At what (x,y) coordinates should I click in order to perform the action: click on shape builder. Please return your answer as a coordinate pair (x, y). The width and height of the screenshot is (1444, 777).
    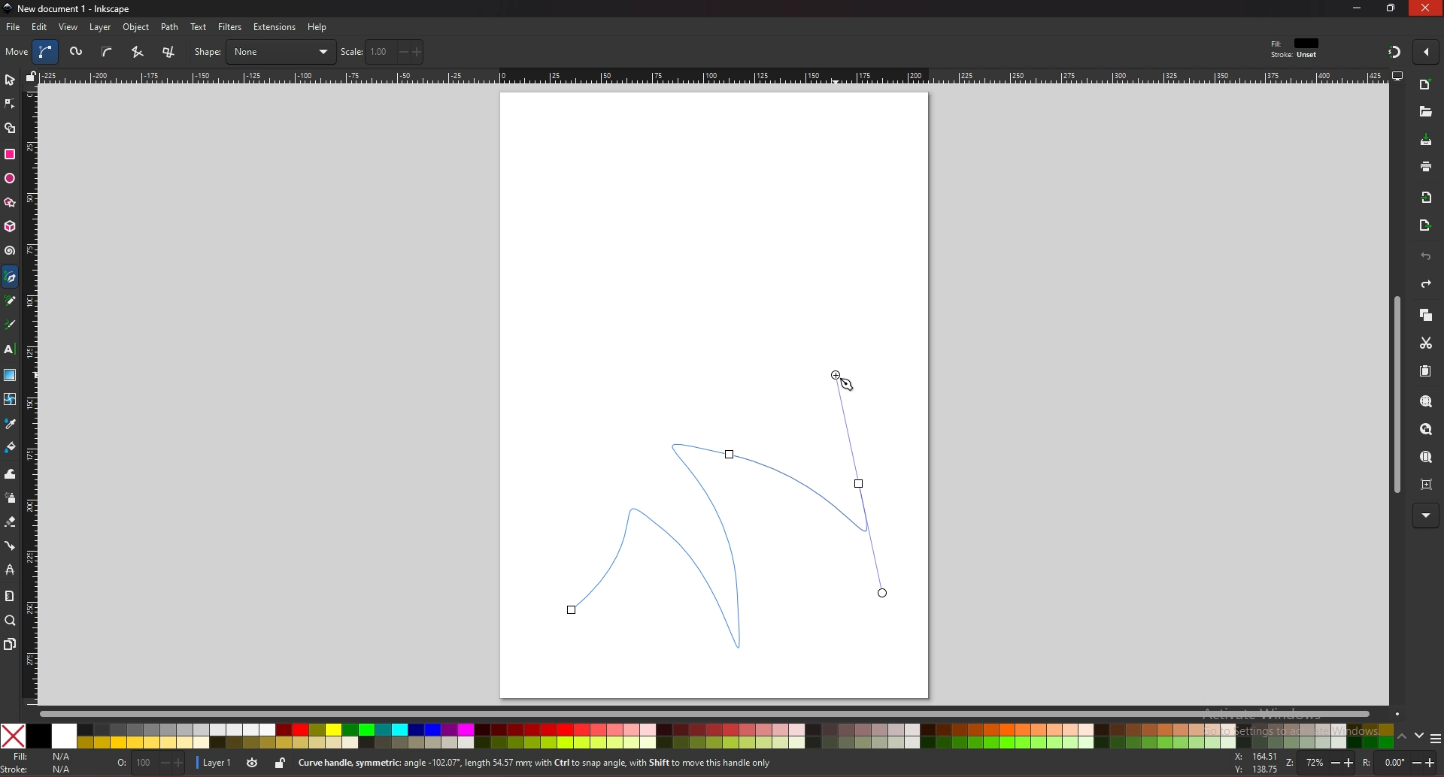
    Looking at the image, I should click on (11, 128).